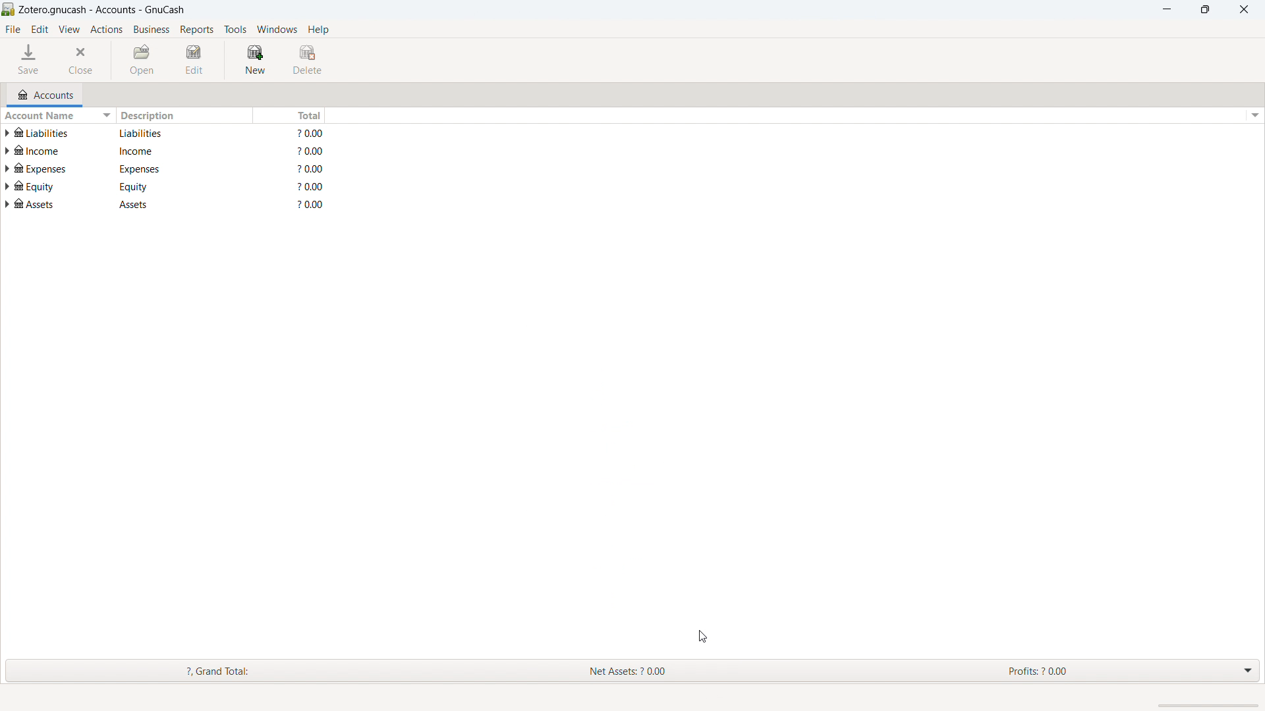  Describe the element at coordinates (304, 205) in the screenshot. I see `total` at that location.